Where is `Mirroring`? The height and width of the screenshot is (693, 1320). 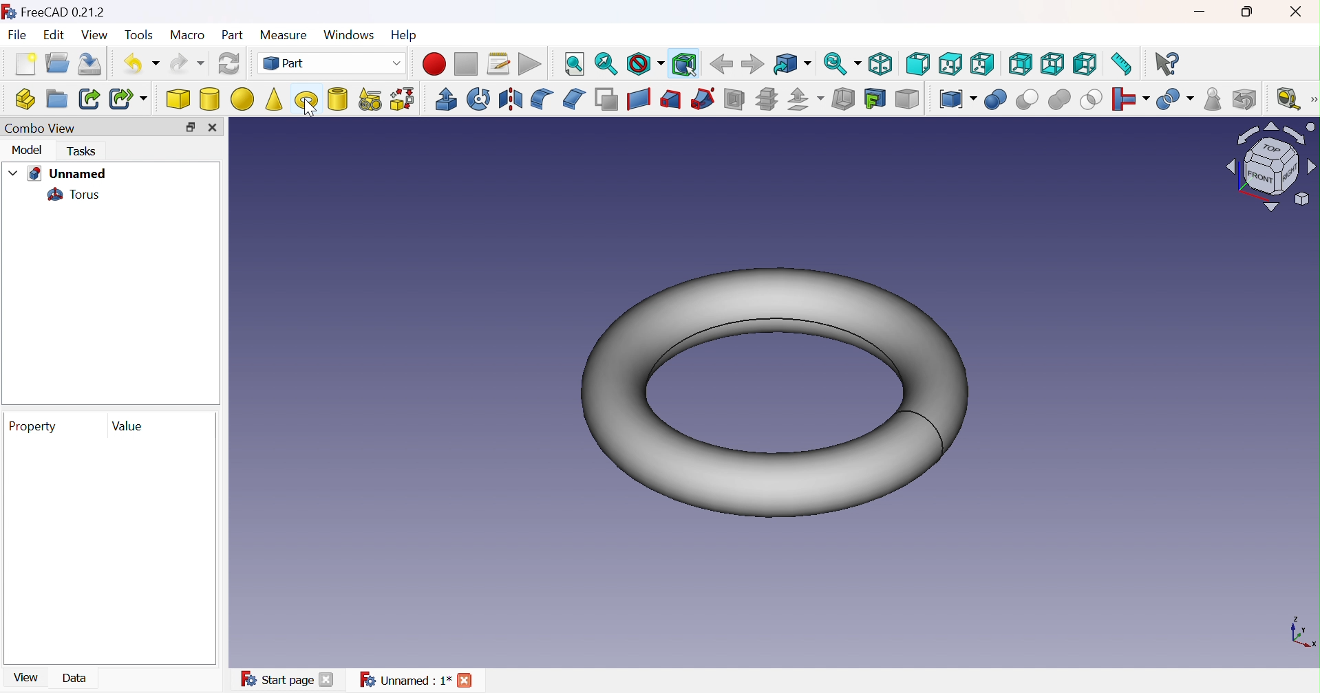 Mirroring is located at coordinates (478, 100).